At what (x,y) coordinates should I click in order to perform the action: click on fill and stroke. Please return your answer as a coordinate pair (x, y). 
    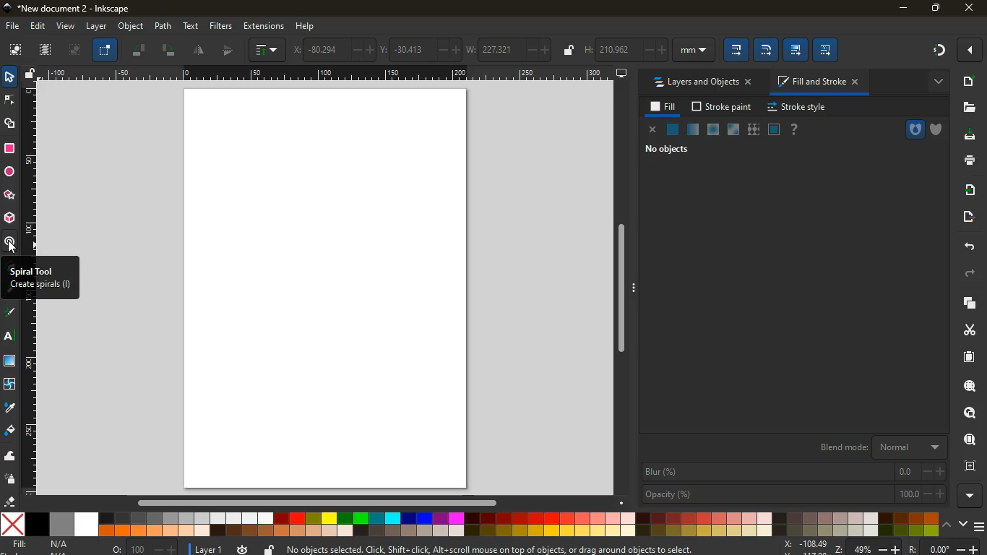
    Looking at the image, I should click on (817, 82).